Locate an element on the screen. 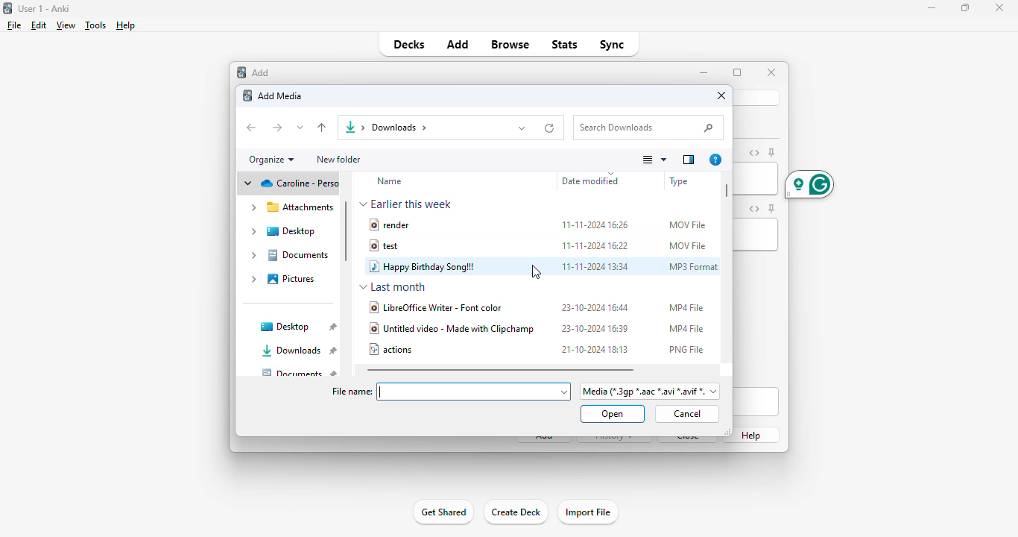 The image size is (1018, 537). add is located at coordinates (458, 45).